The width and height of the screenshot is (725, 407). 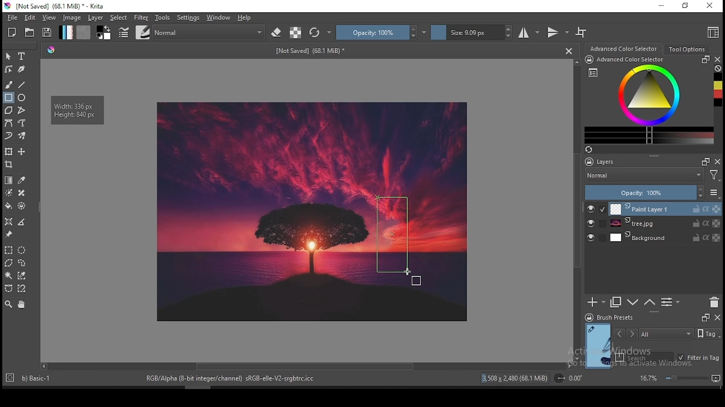 What do you see at coordinates (597, 345) in the screenshot?
I see `preview` at bounding box center [597, 345].